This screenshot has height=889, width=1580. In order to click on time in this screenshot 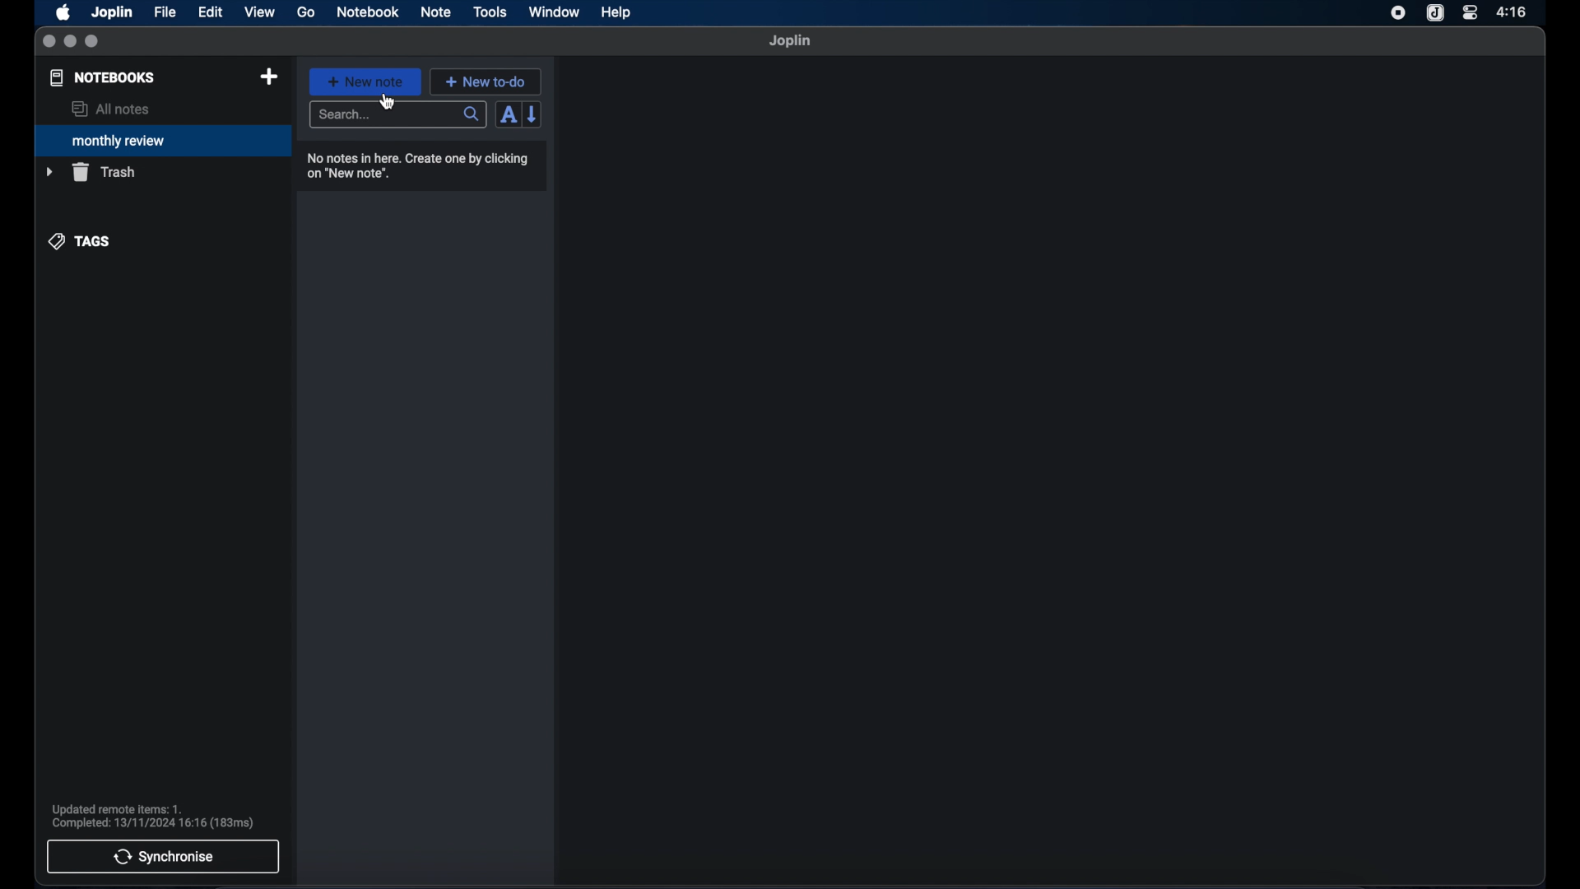, I will do `click(1513, 12)`.